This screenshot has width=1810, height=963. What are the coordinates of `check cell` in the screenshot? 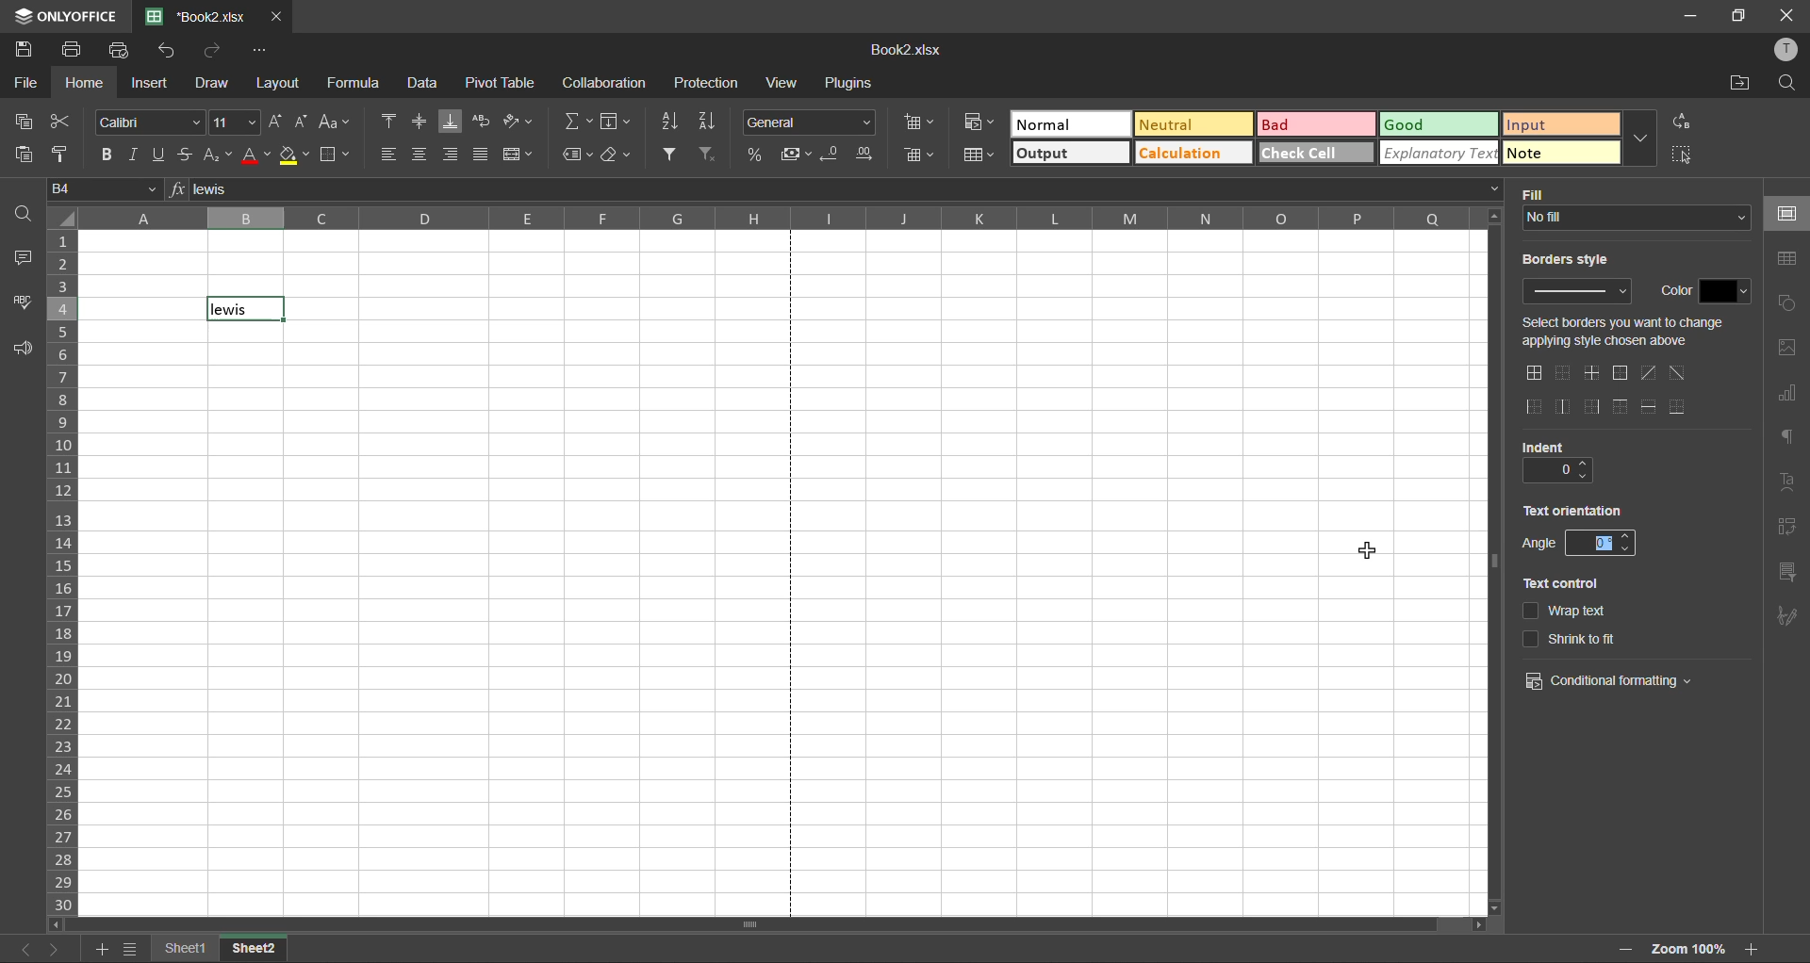 It's located at (1313, 155).